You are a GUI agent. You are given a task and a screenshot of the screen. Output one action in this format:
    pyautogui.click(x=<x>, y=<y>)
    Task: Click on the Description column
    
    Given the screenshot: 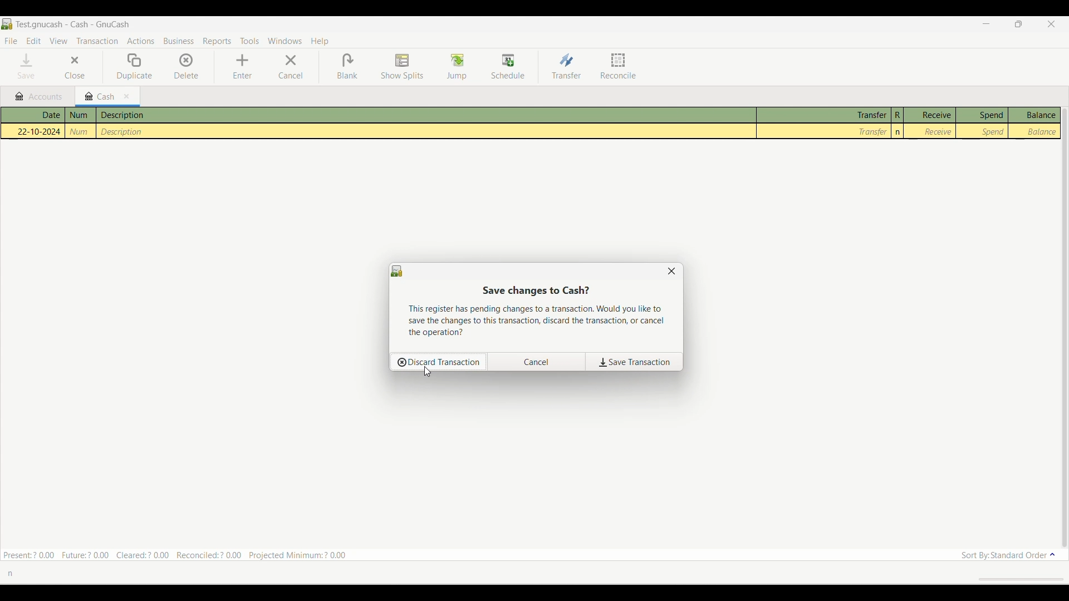 What is the action you would take?
    pyautogui.click(x=427, y=123)
    